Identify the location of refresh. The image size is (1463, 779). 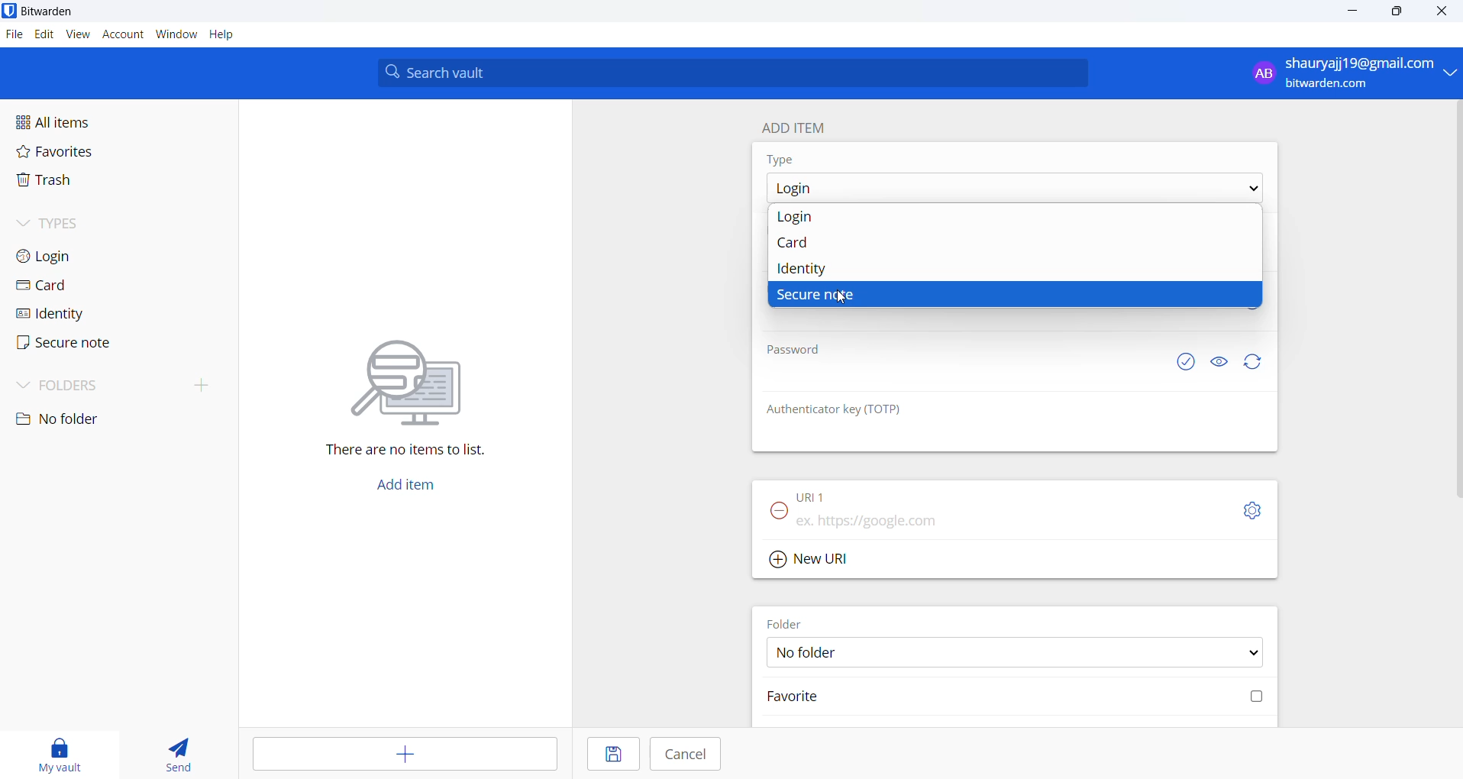
(1256, 363).